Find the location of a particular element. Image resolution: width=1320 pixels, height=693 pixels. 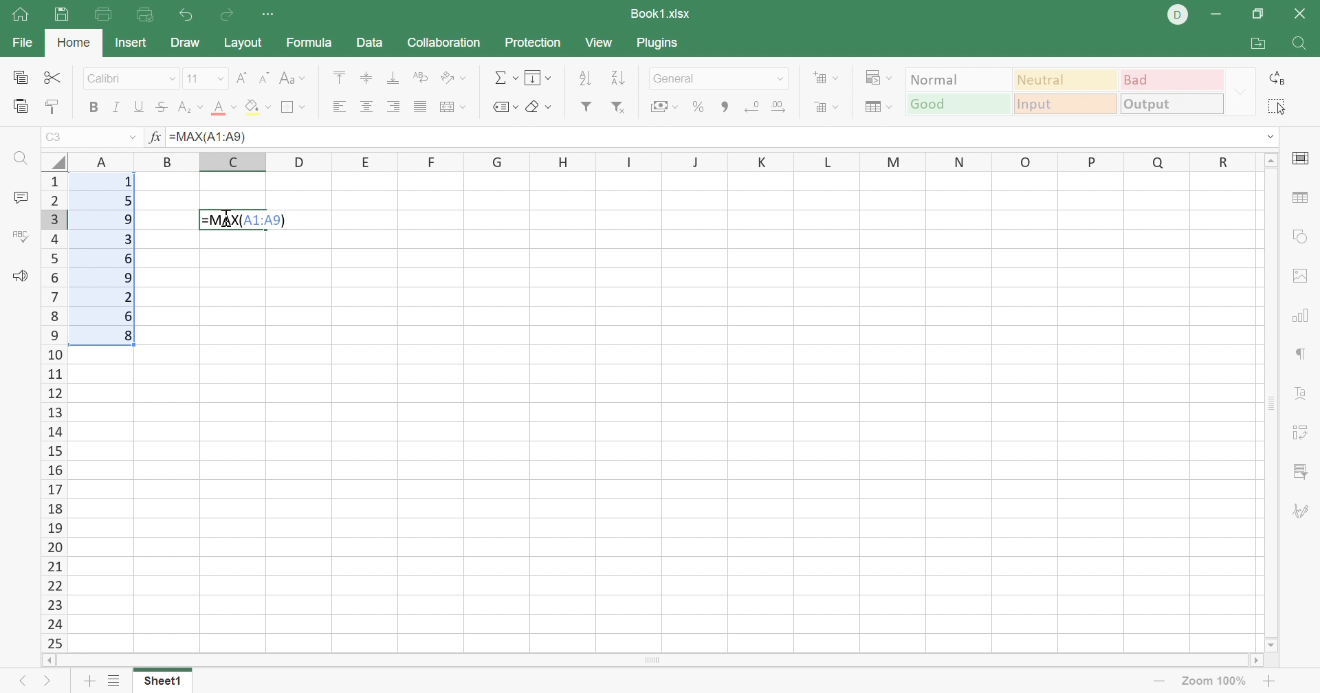

Align Middle is located at coordinates (364, 78).